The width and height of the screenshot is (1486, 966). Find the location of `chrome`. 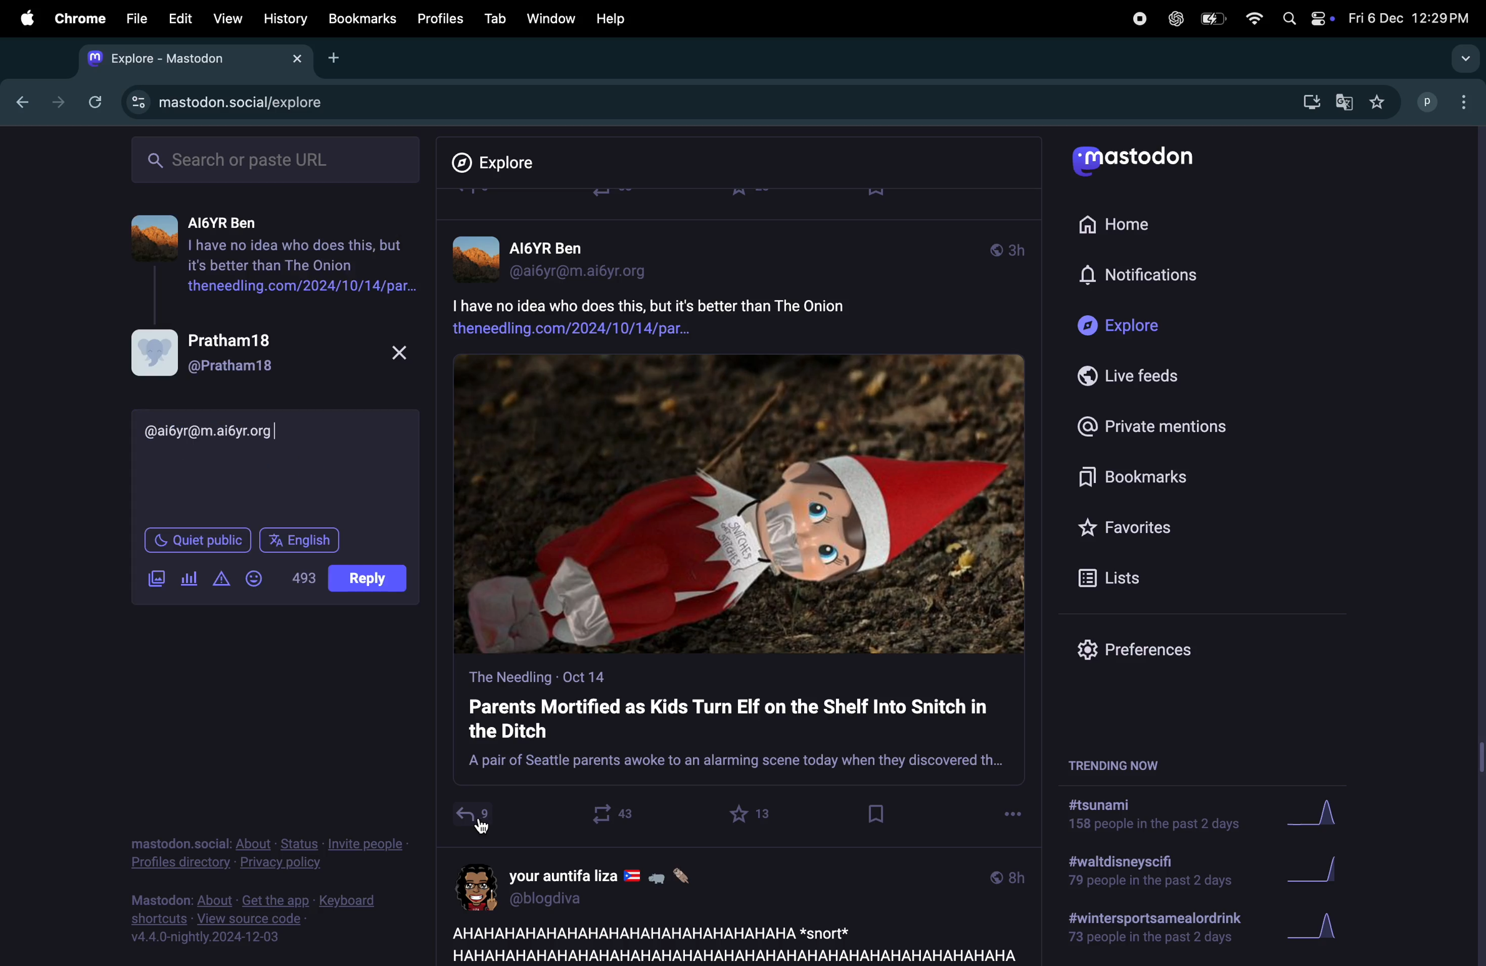

chrome is located at coordinates (77, 19).